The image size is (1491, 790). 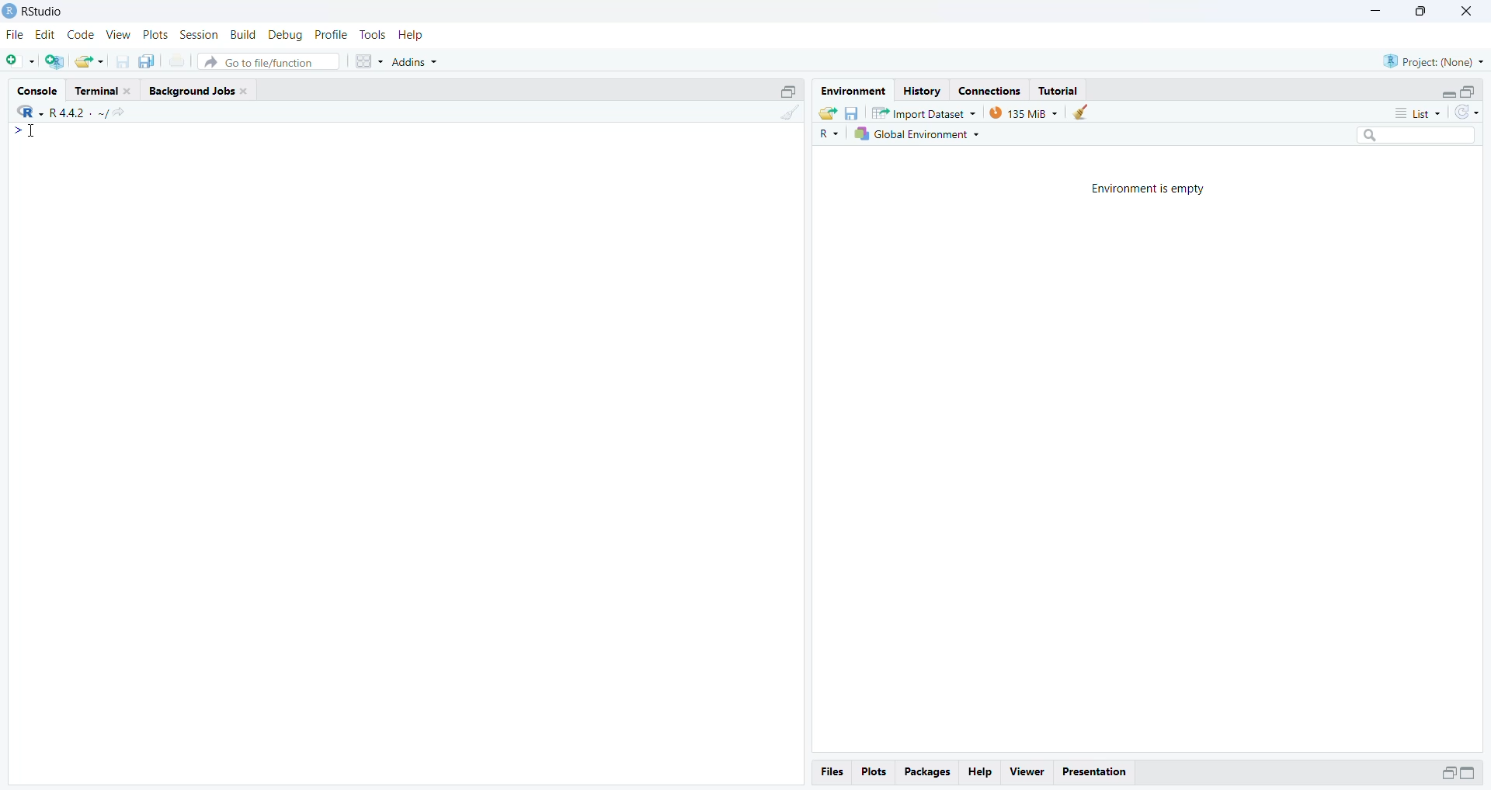 I want to click on Refresh the list of objects in the environment, so click(x=1468, y=113).